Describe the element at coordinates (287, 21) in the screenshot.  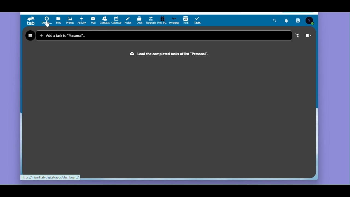
I see `Notifications` at that location.